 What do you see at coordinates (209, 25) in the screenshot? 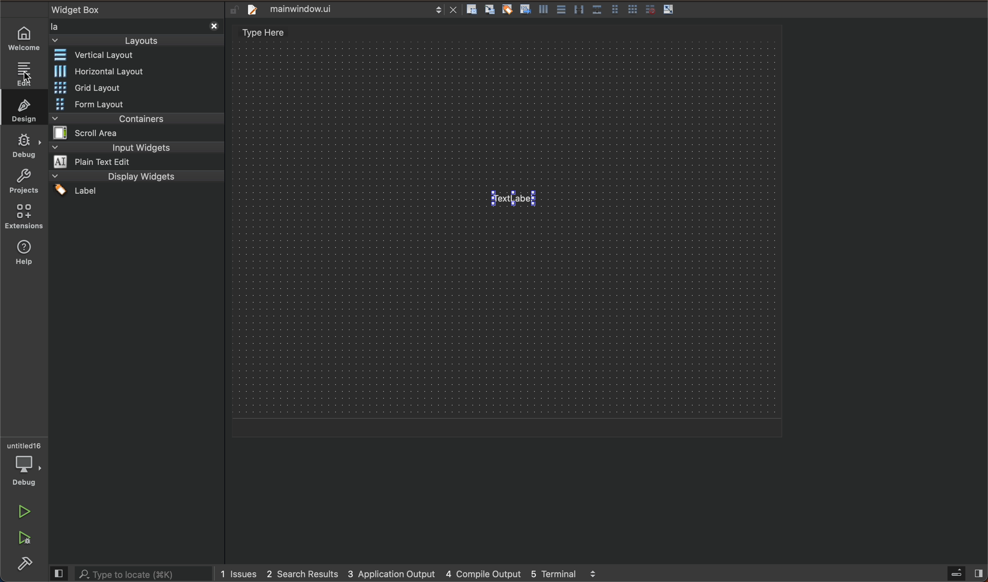
I see `Clear search` at bounding box center [209, 25].